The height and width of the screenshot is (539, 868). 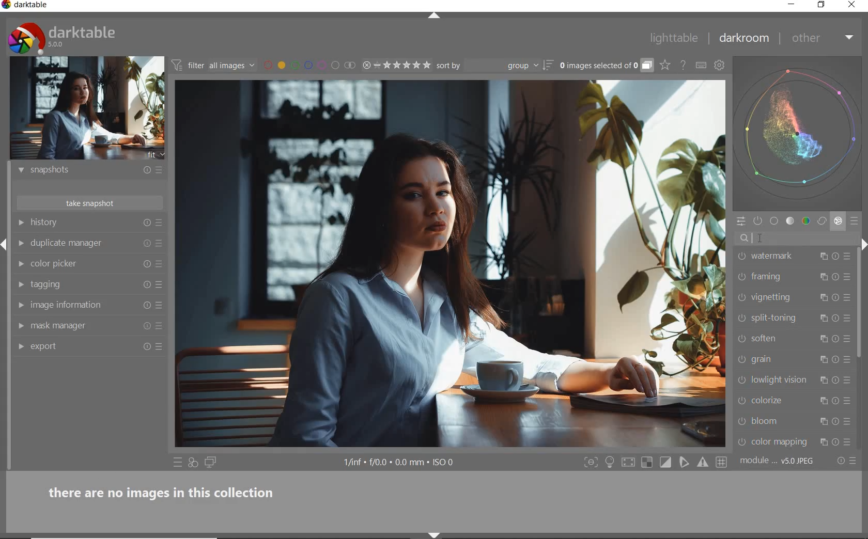 I want to click on range rating of selected image, so click(x=396, y=66).